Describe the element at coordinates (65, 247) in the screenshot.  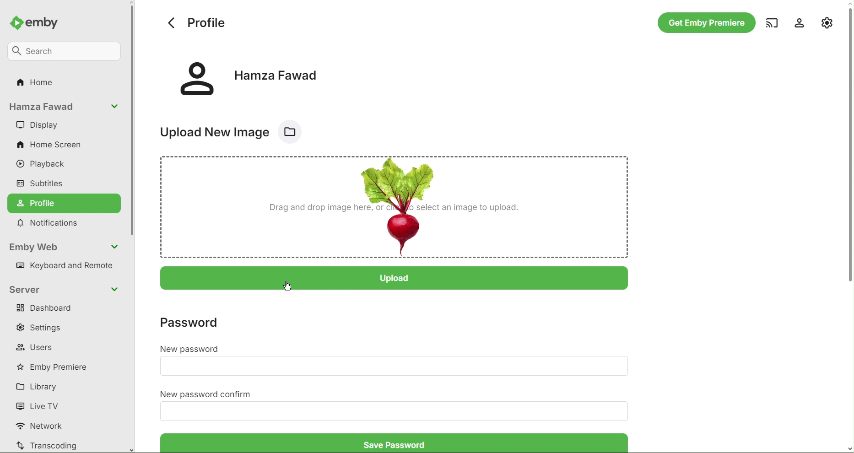
I see `Emby Web` at that location.